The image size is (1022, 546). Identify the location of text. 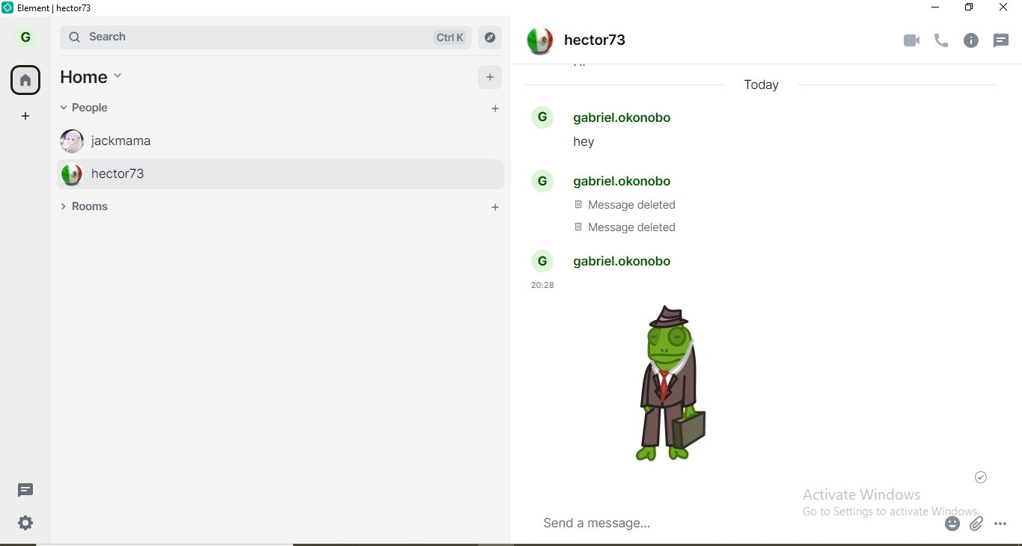
(586, 40).